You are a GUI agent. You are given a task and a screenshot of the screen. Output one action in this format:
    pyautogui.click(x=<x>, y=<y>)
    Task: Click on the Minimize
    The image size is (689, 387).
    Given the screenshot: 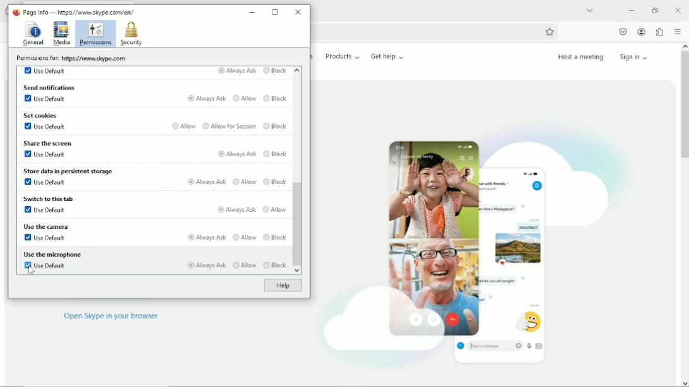 What is the action you would take?
    pyautogui.click(x=631, y=10)
    